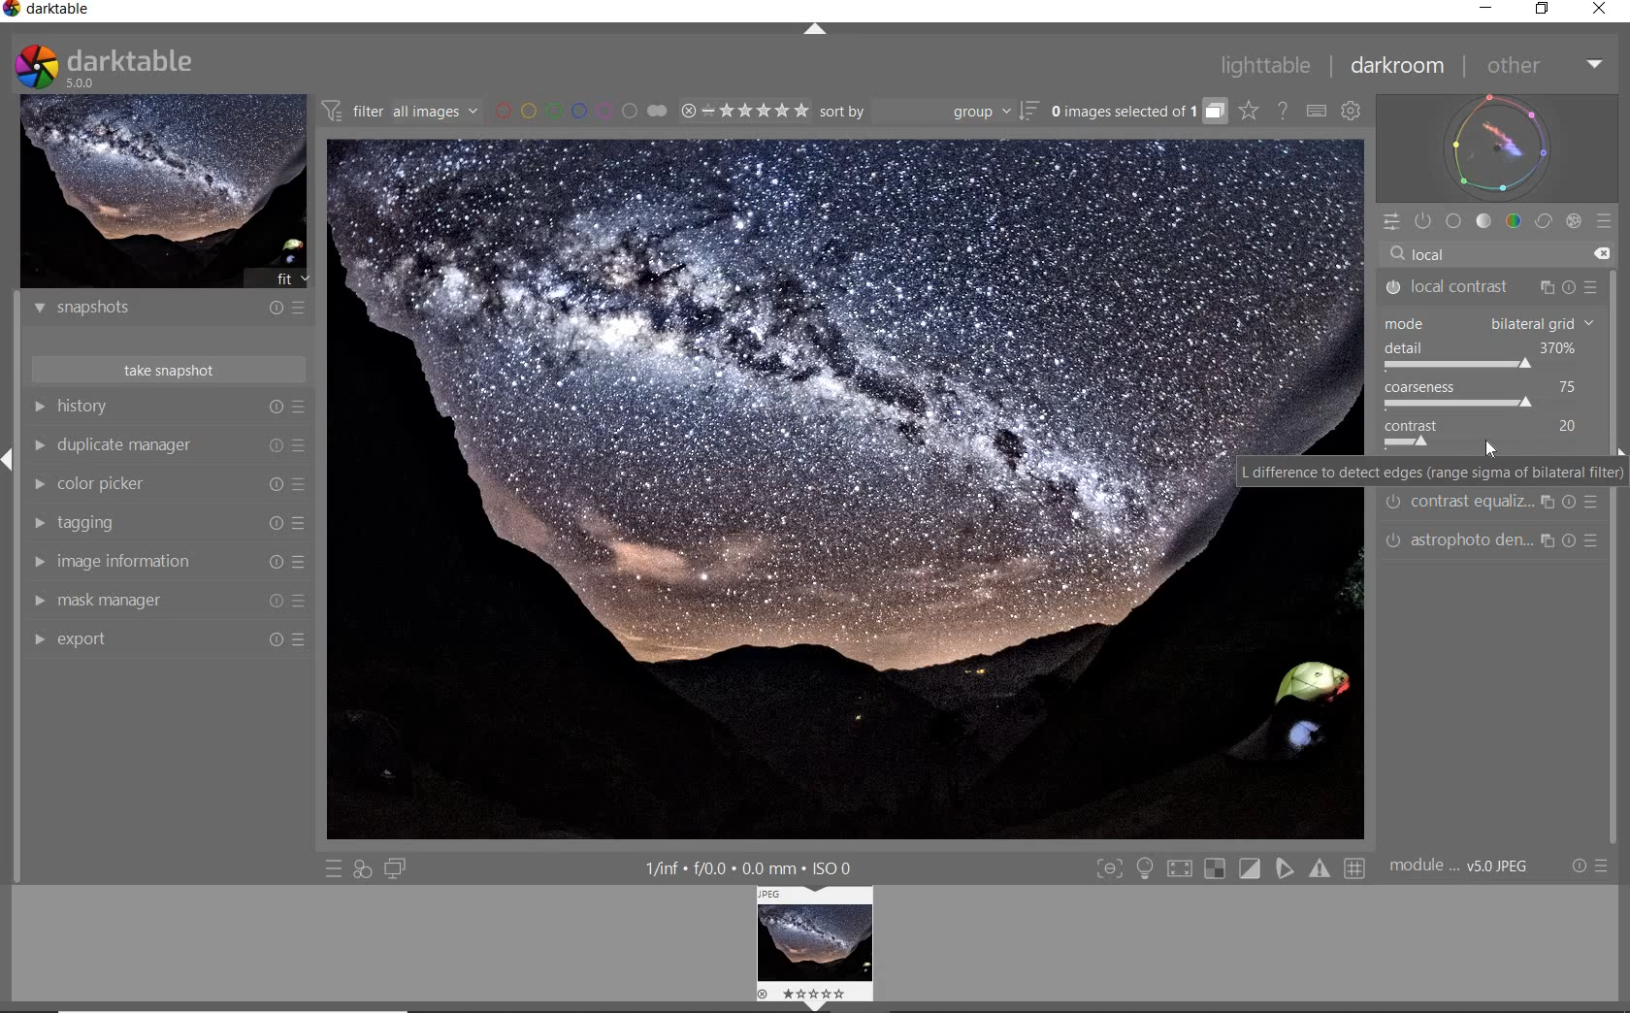  What do you see at coordinates (303, 486) in the screenshot?
I see `Presets and preferences` at bounding box center [303, 486].